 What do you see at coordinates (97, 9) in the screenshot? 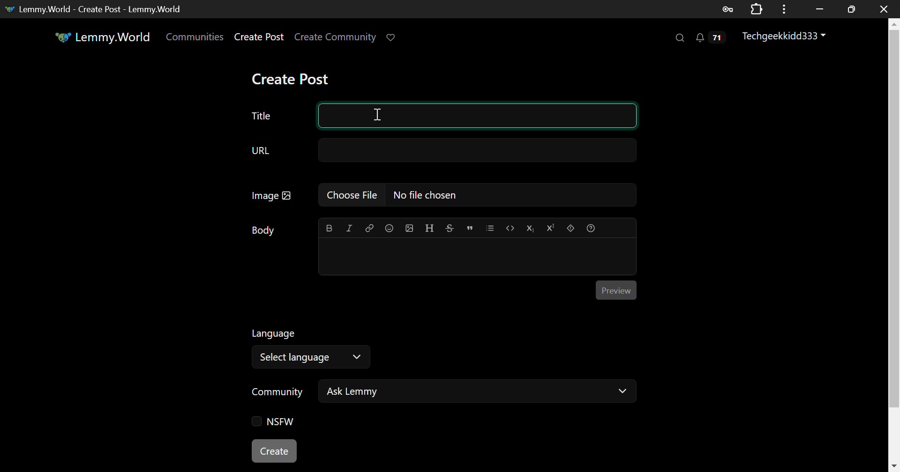
I see `Lemmy.World - Create Post - Lemmy.World` at bounding box center [97, 9].